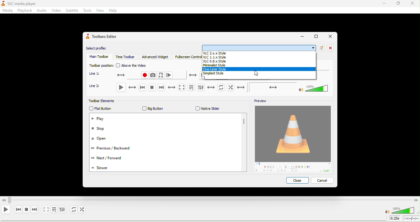  Describe the element at coordinates (57, 10) in the screenshot. I see `video` at that location.